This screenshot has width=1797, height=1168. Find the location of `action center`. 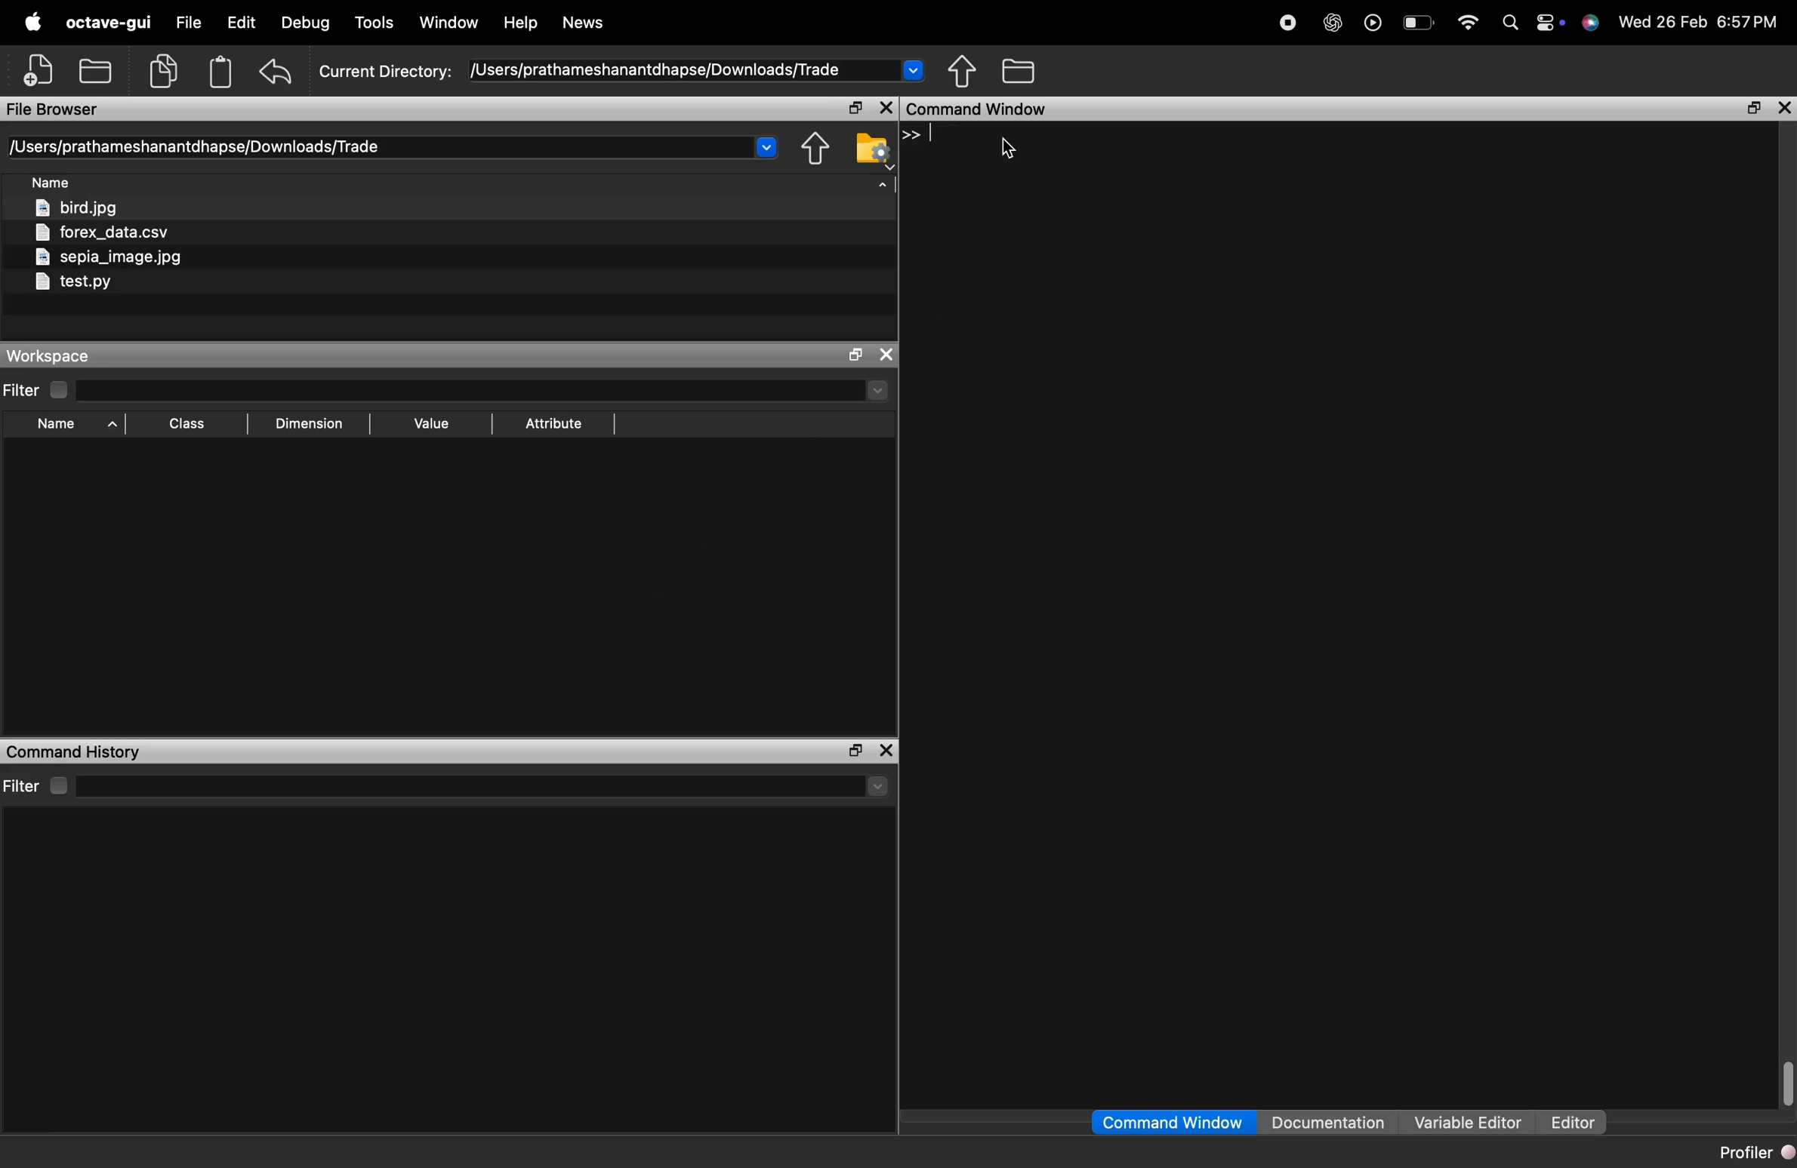

action center is located at coordinates (1553, 24).